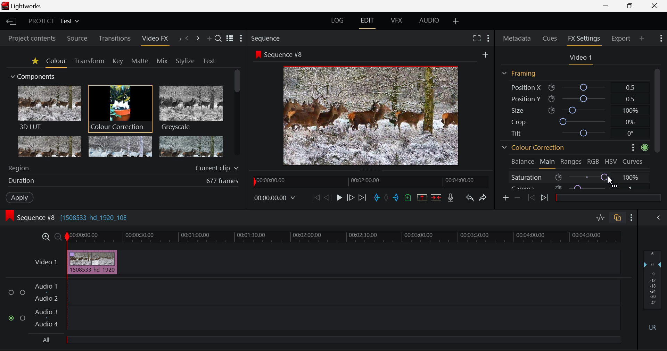 The image size is (667, 351). What do you see at coordinates (187, 38) in the screenshot?
I see `Previous Panel` at bounding box center [187, 38].